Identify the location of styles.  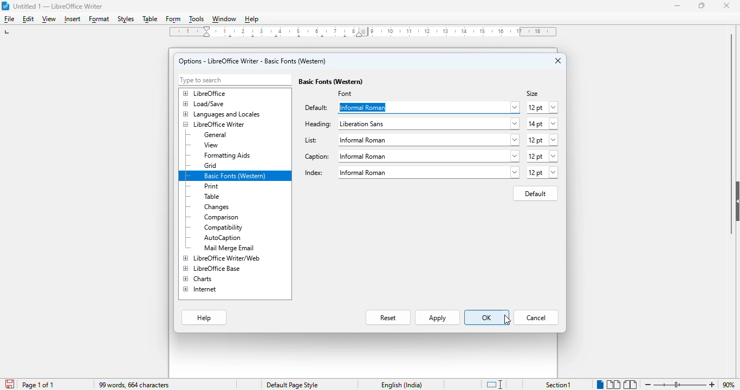
(126, 19).